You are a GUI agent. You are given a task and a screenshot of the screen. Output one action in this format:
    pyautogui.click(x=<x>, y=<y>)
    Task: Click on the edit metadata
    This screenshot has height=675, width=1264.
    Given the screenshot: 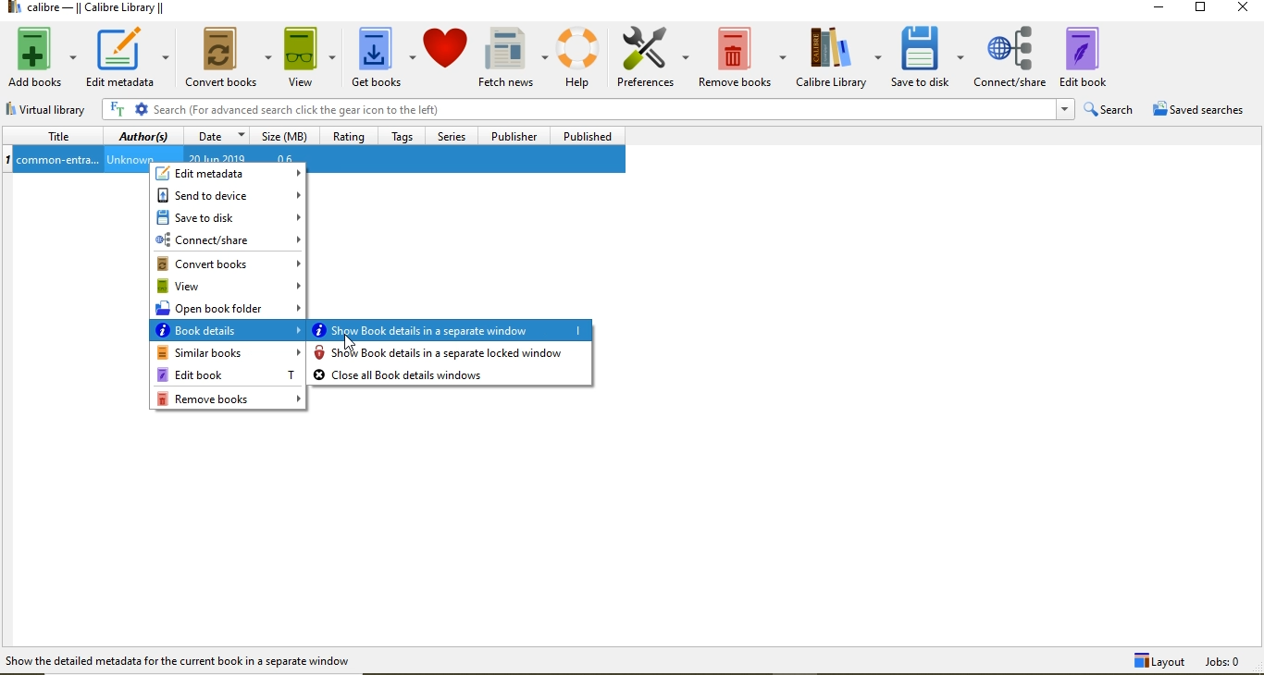 What is the action you would take?
    pyautogui.click(x=126, y=57)
    